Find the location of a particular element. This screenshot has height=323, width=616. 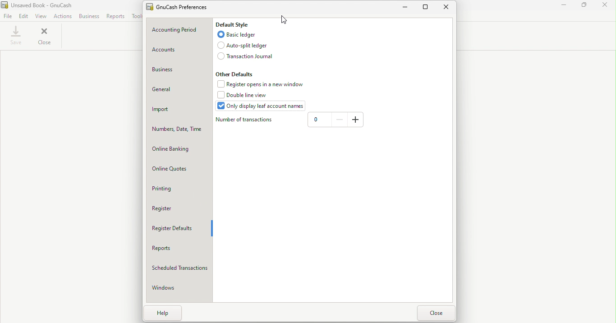

Help is located at coordinates (169, 314).